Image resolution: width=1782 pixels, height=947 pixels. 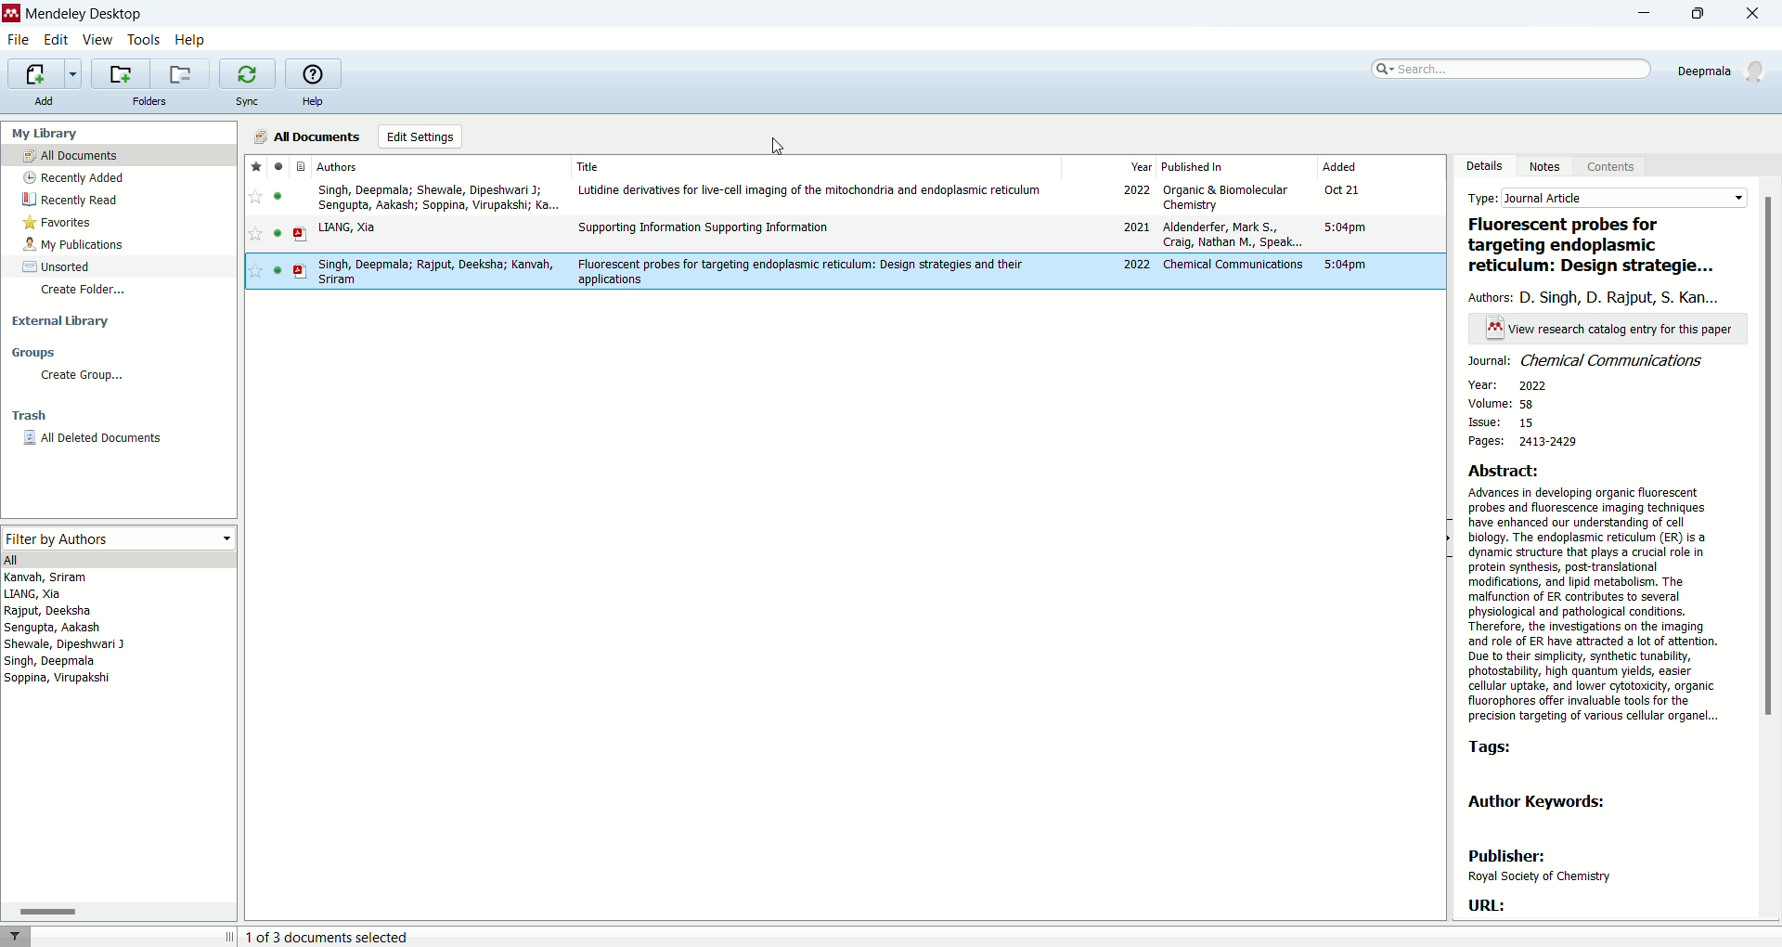 I want to click on authors, so click(x=74, y=632).